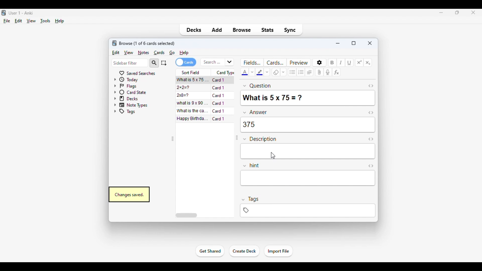  I want to click on 375, so click(250, 124).